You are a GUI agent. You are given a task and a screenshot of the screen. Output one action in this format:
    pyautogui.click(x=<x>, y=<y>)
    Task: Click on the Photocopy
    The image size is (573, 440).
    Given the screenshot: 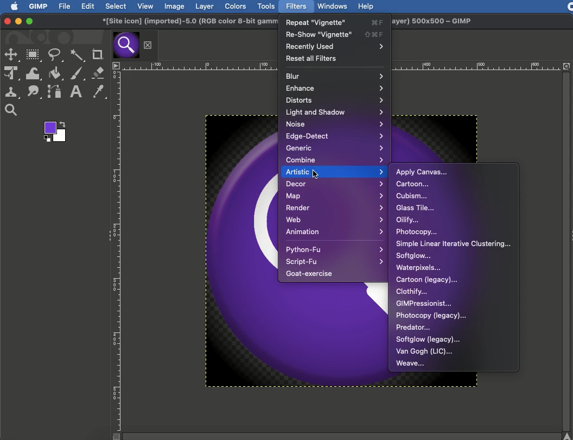 What is the action you would take?
    pyautogui.click(x=417, y=232)
    